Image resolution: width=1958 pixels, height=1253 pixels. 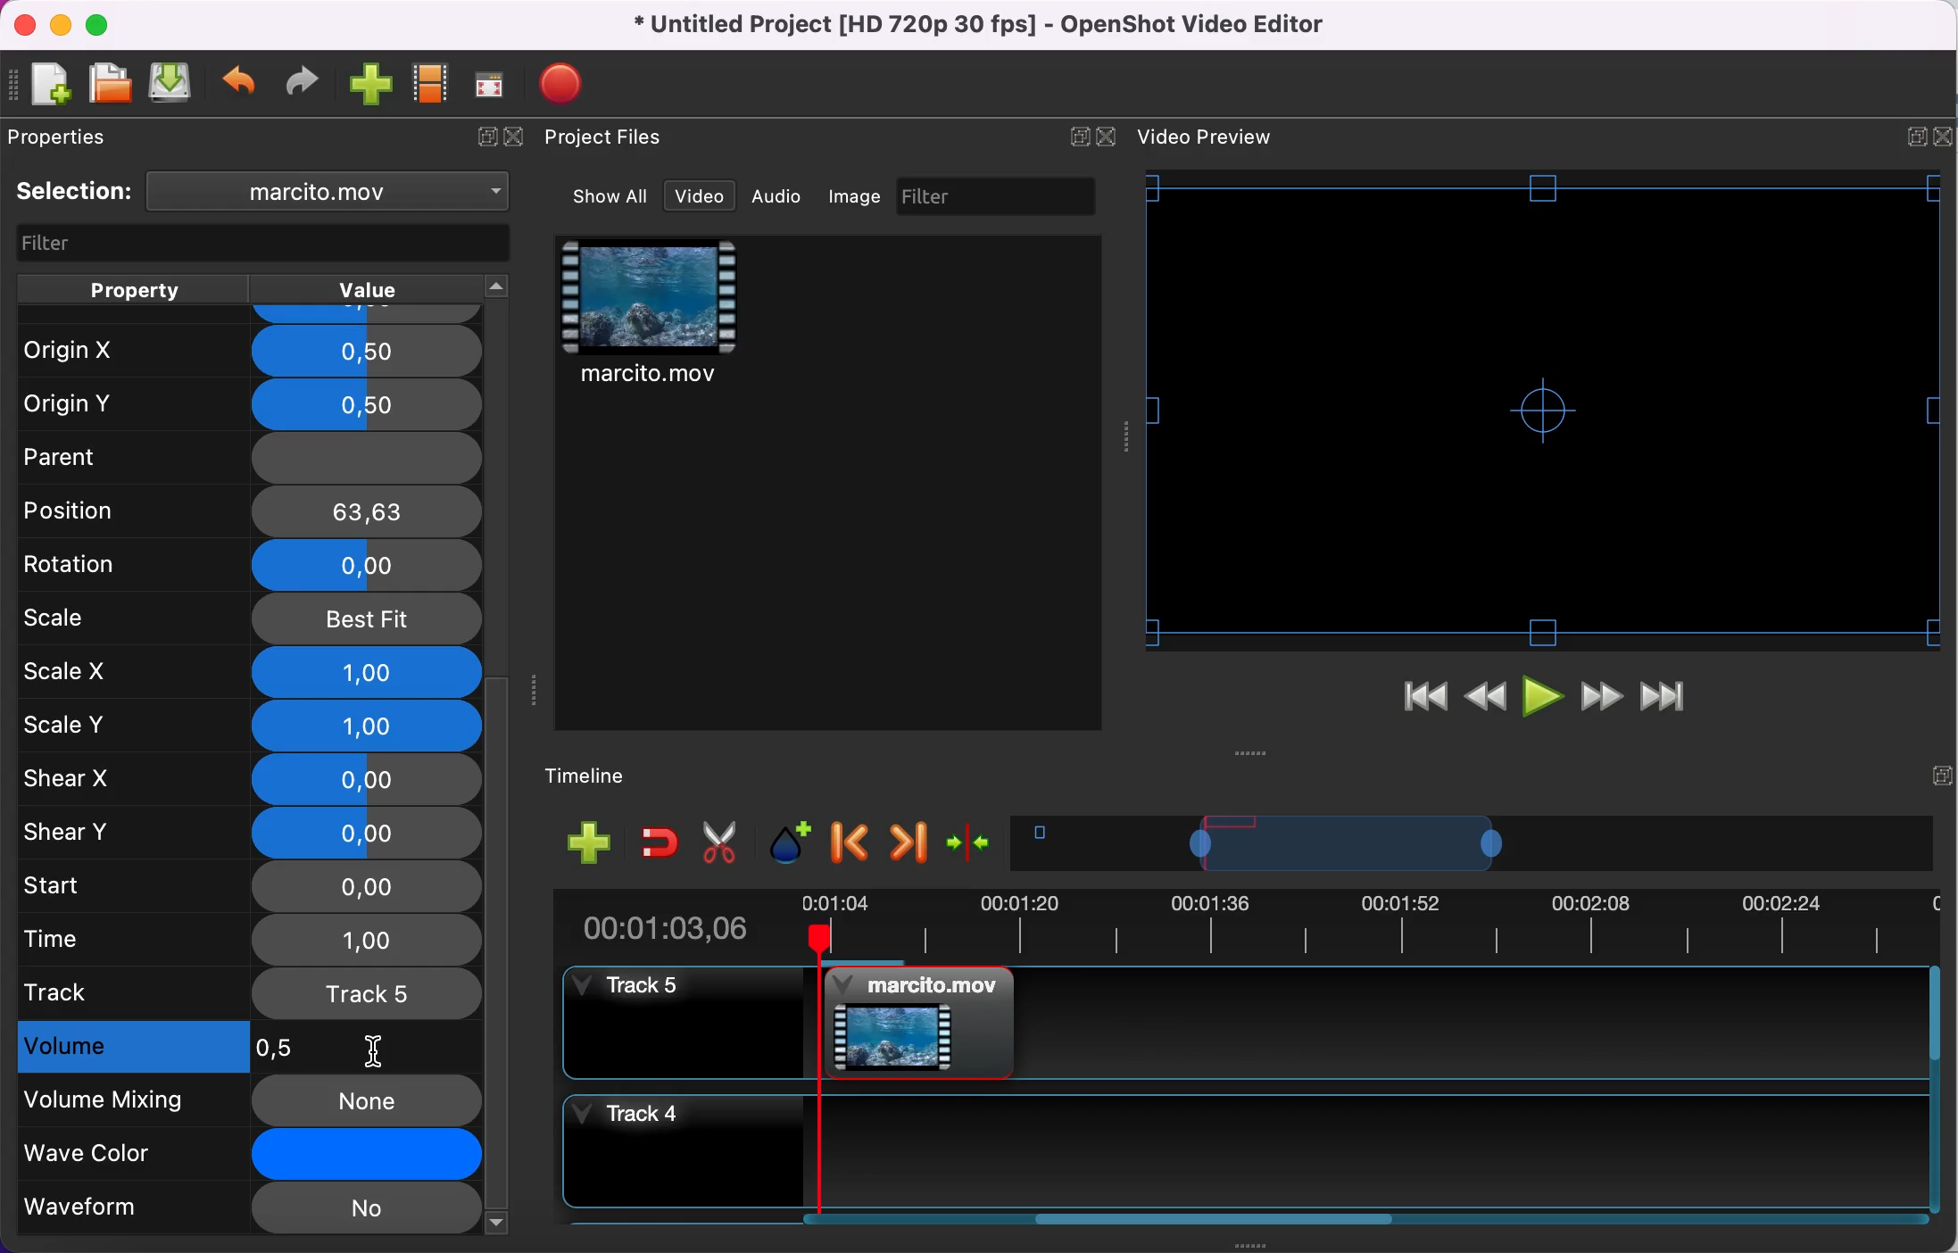 I want to click on video, so click(x=651, y=316).